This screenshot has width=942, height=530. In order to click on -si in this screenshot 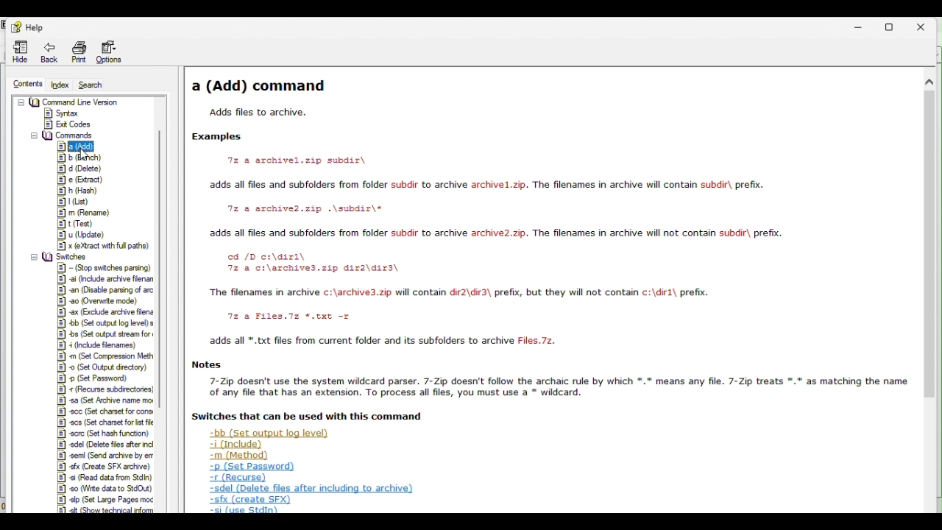, I will do `click(246, 510)`.